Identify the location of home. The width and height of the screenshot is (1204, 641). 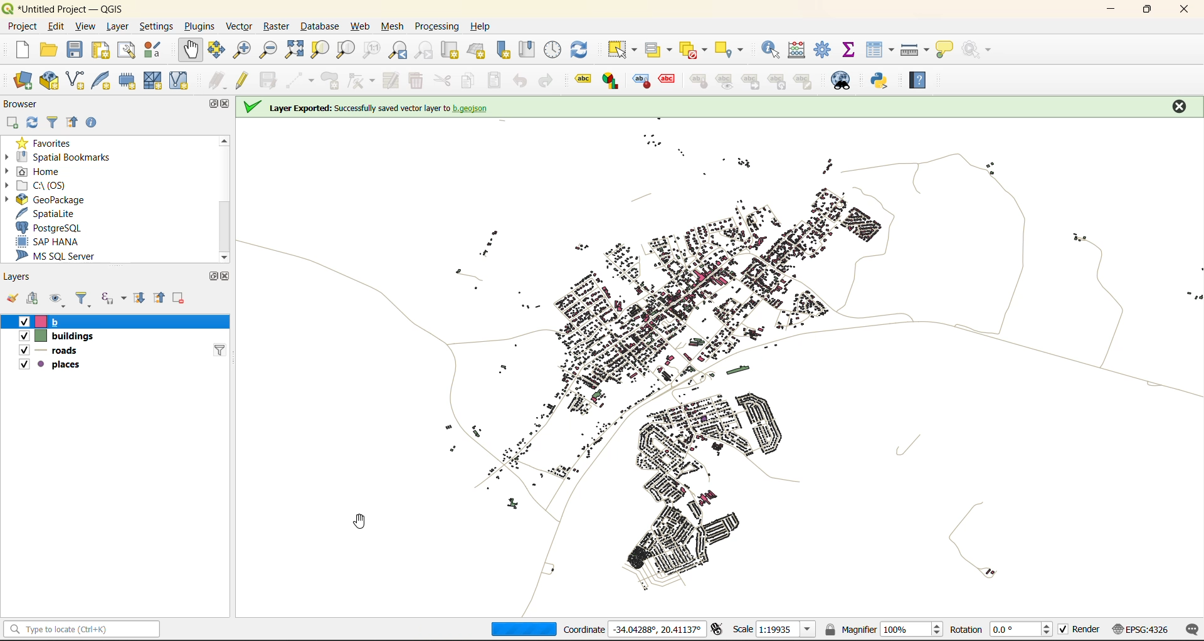
(37, 172).